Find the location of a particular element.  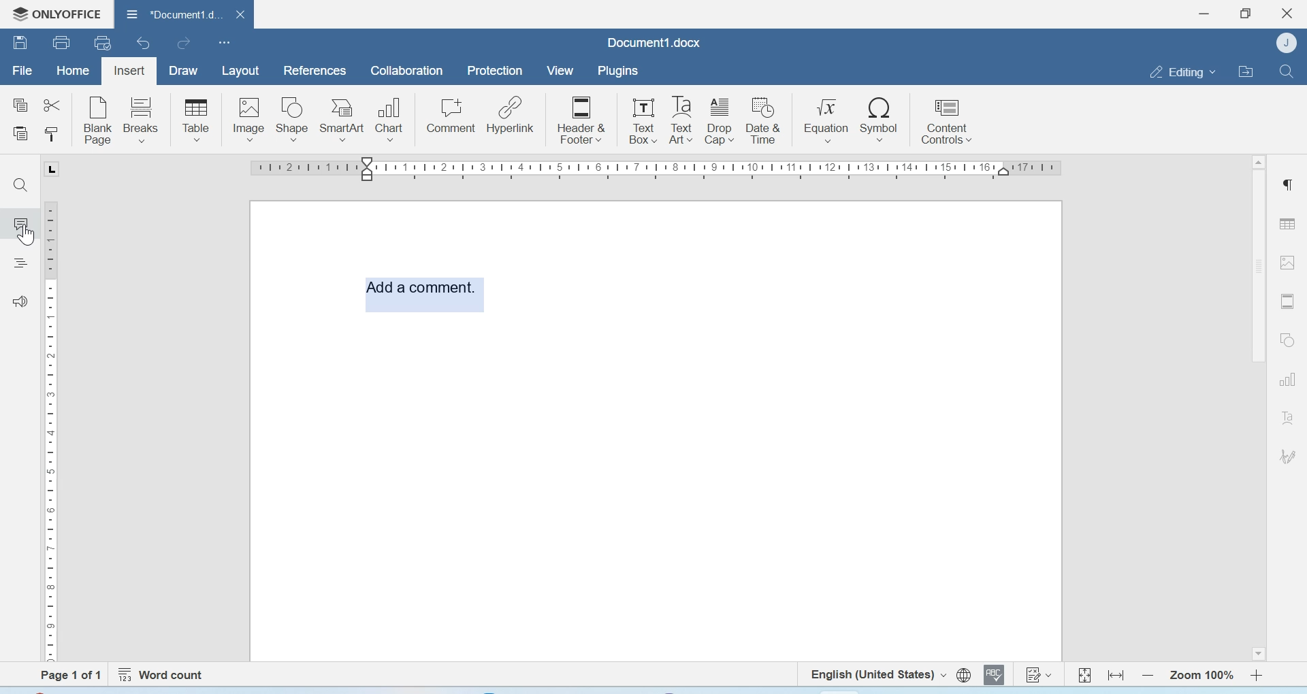

Collaboration is located at coordinates (407, 71).